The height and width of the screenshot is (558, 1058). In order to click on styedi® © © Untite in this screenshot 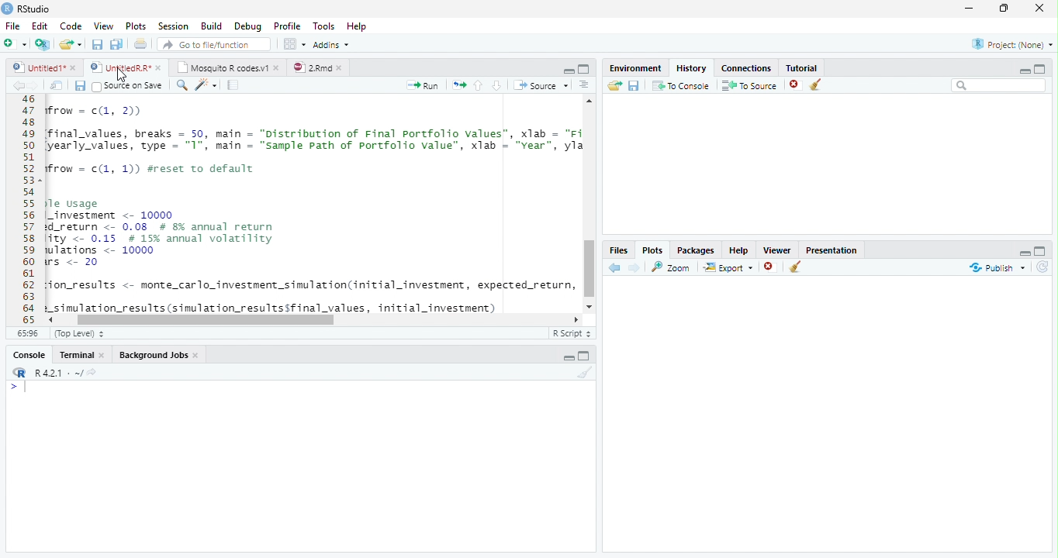, I will do `click(126, 67)`.